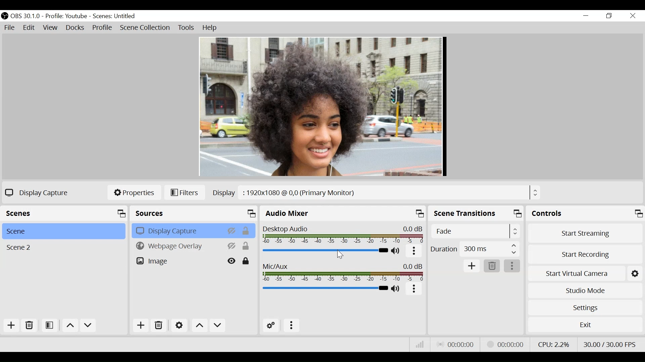  What do you see at coordinates (10, 28) in the screenshot?
I see `File` at bounding box center [10, 28].